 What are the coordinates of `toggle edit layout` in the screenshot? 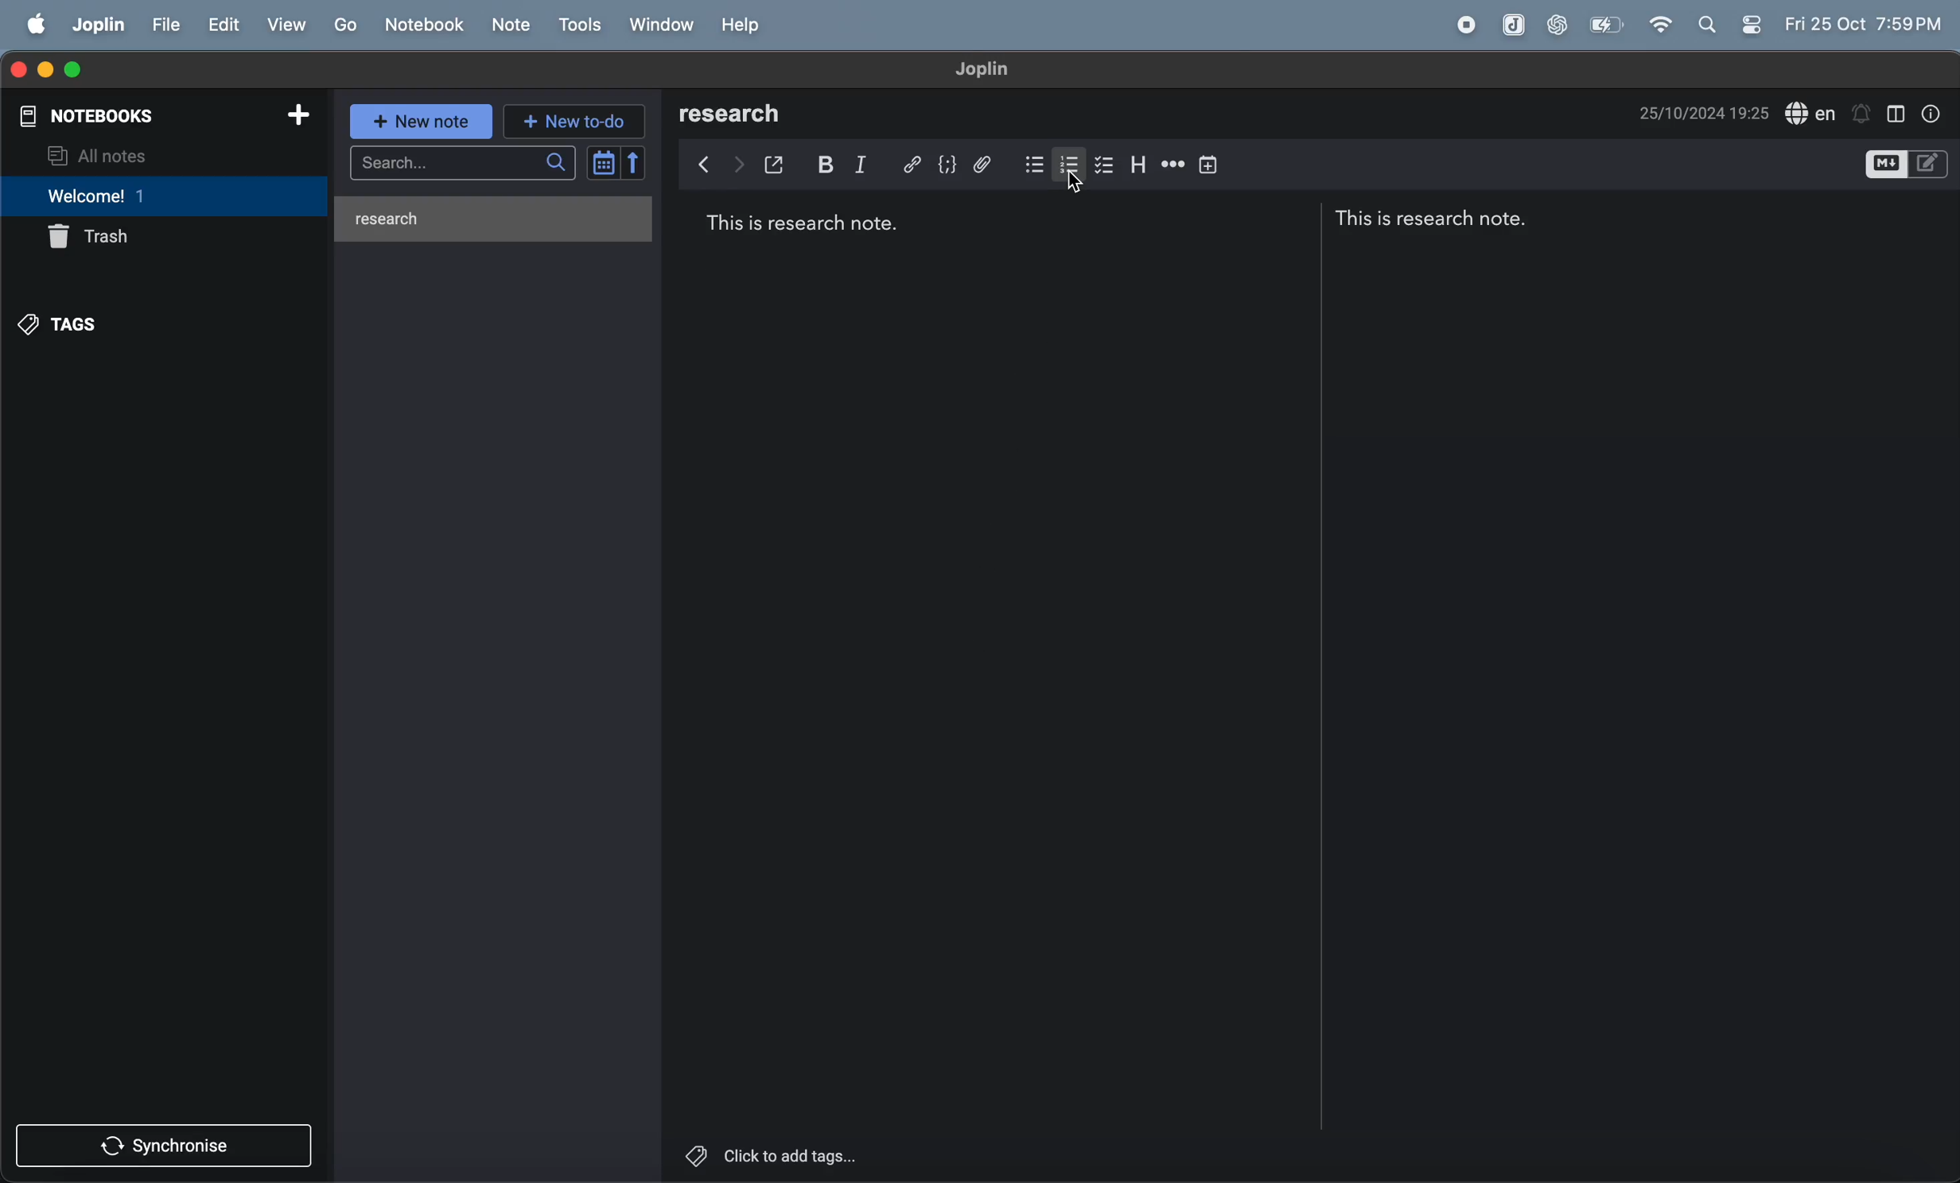 It's located at (1895, 112).